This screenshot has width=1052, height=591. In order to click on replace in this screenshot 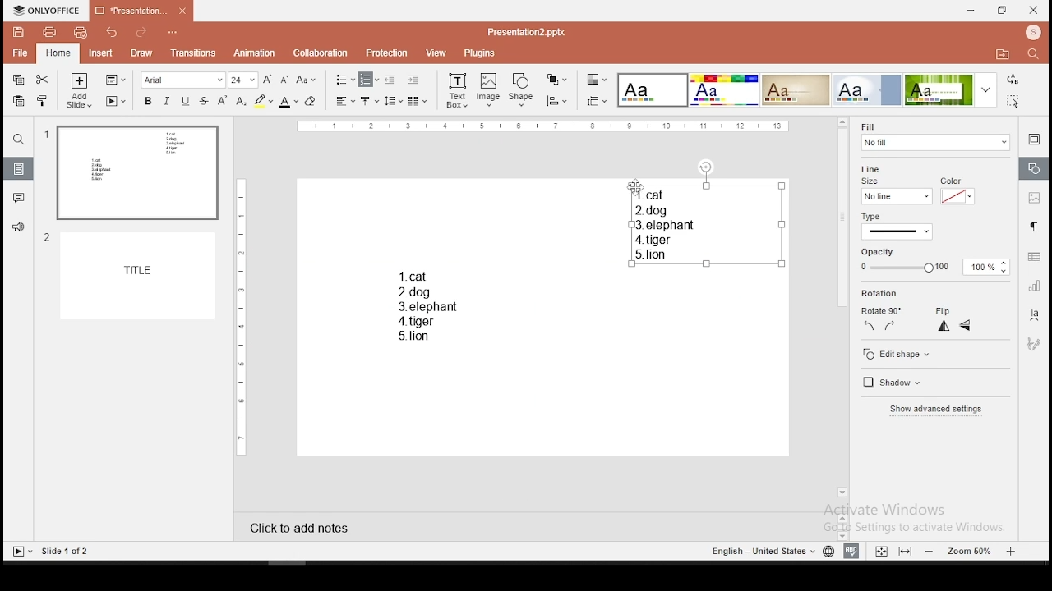, I will do `click(1013, 80)`.